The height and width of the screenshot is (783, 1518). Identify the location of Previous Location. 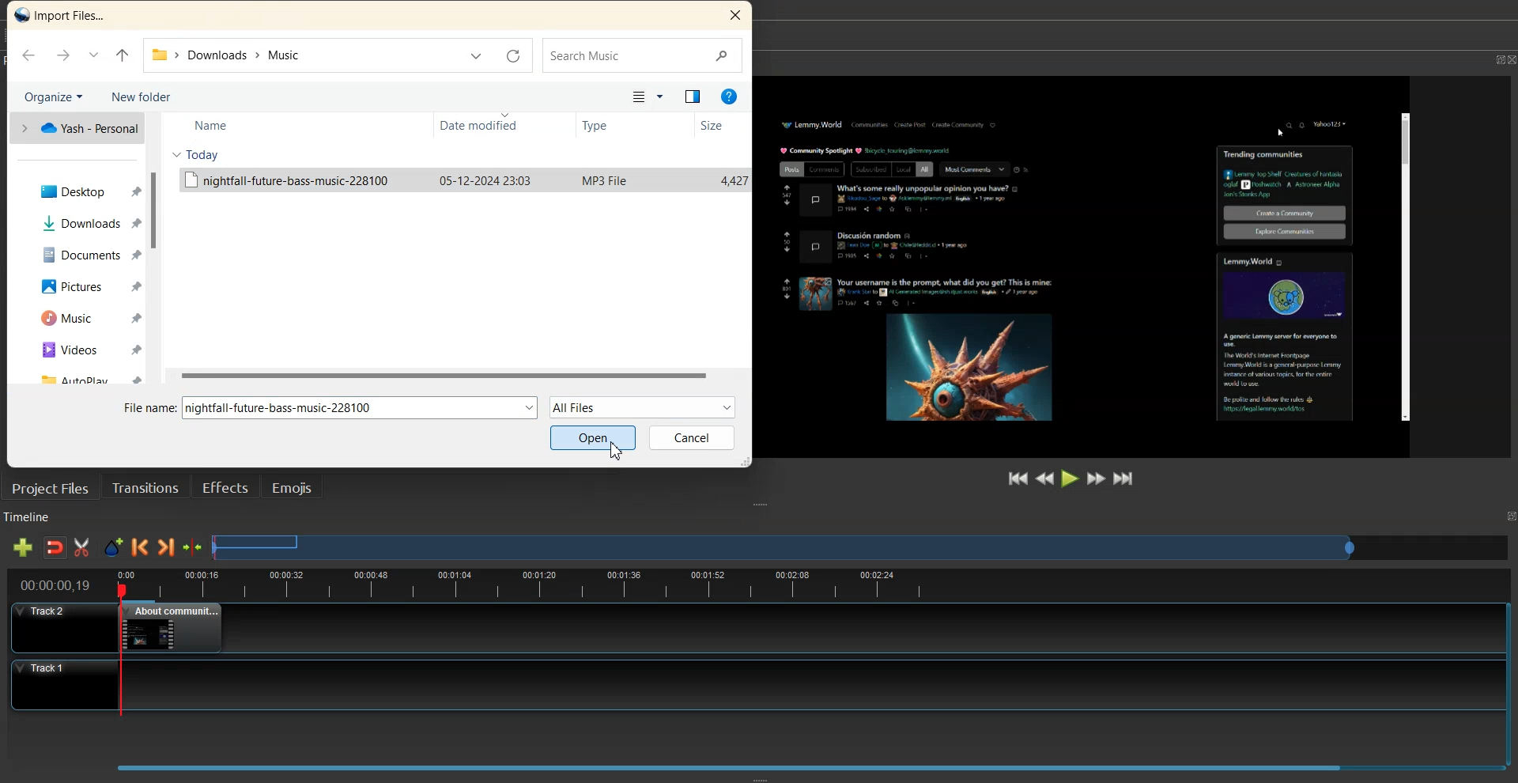
(475, 56).